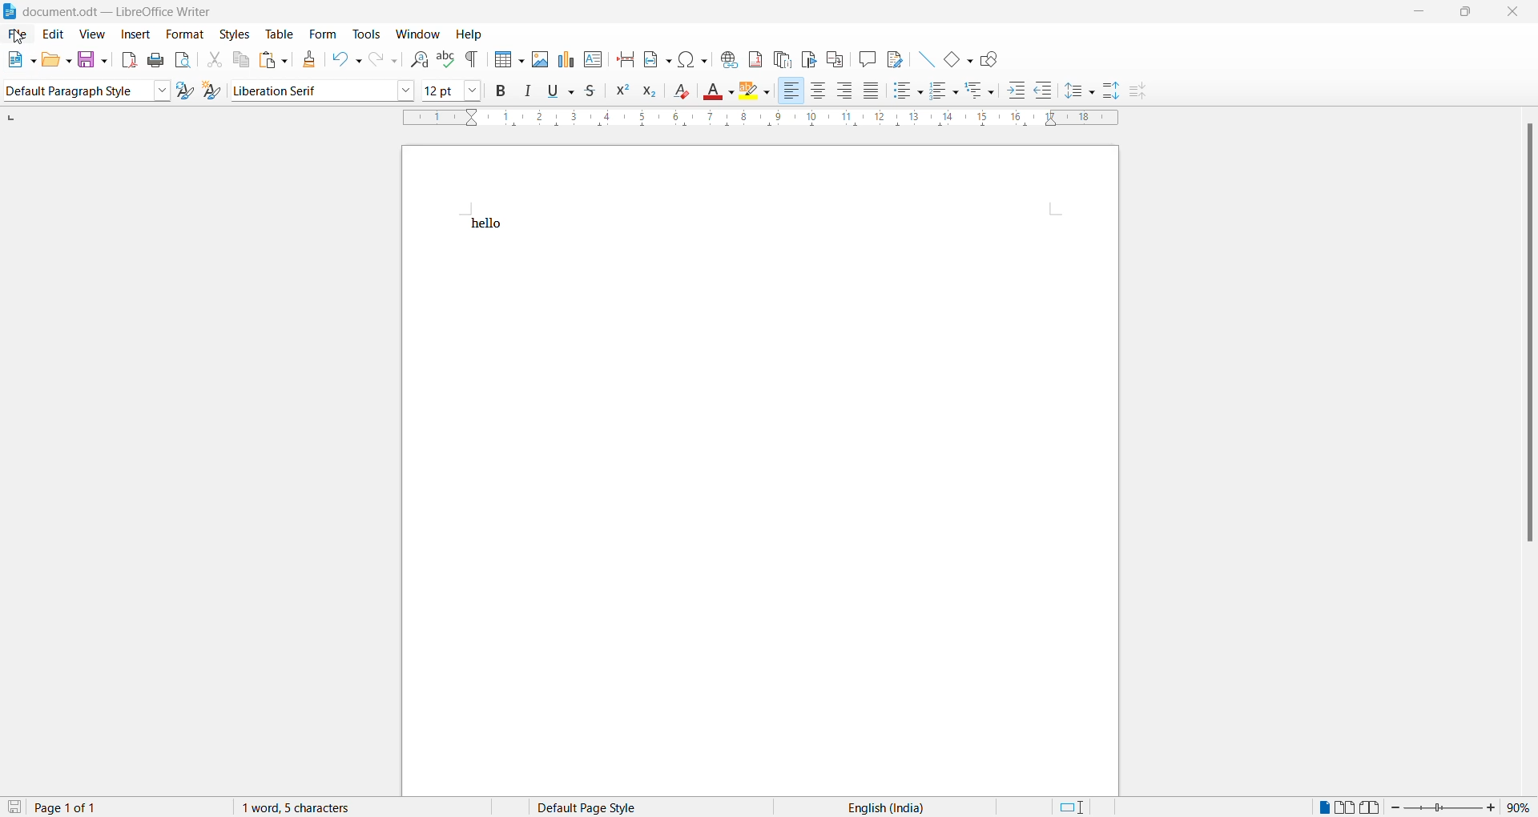 The height and width of the screenshot is (817, 1538). I want to click on styles, so click(233, 34).